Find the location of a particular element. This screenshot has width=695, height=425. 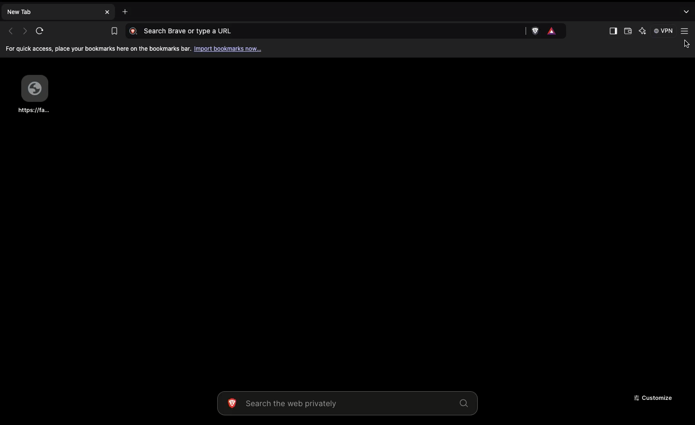

rewards is located at coordinates (553, 30).